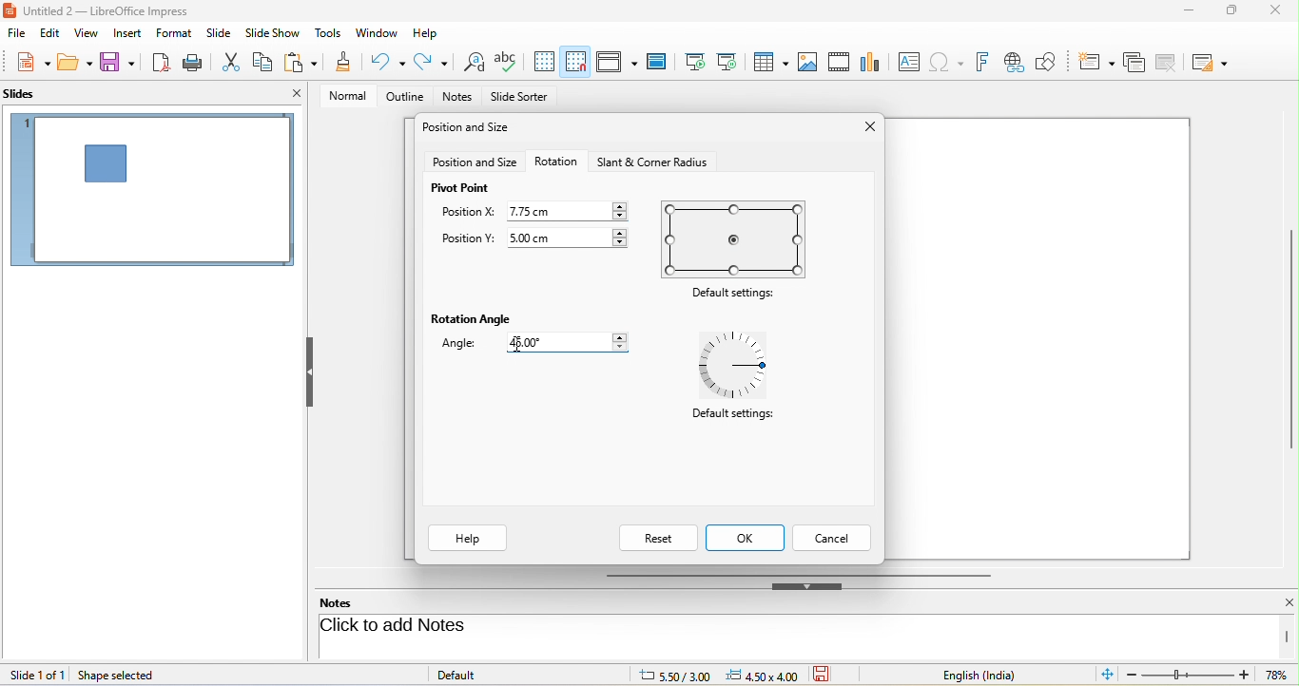  Describe the element at coordinates (661, 62) in the screenshot. I see `master slide` at that location.